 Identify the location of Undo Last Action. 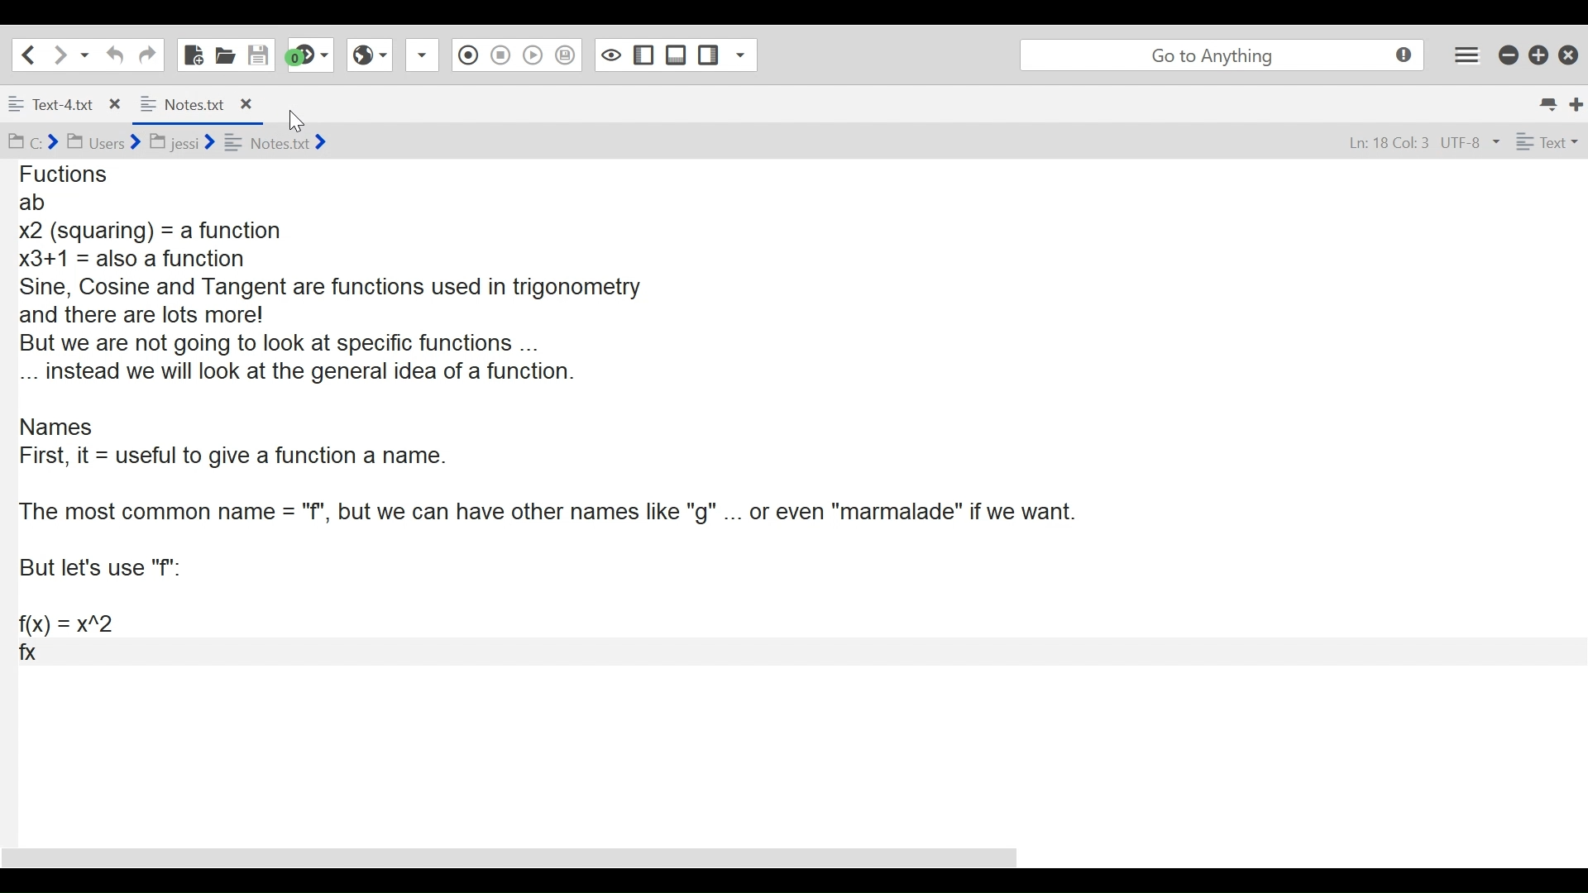
(112, 55).